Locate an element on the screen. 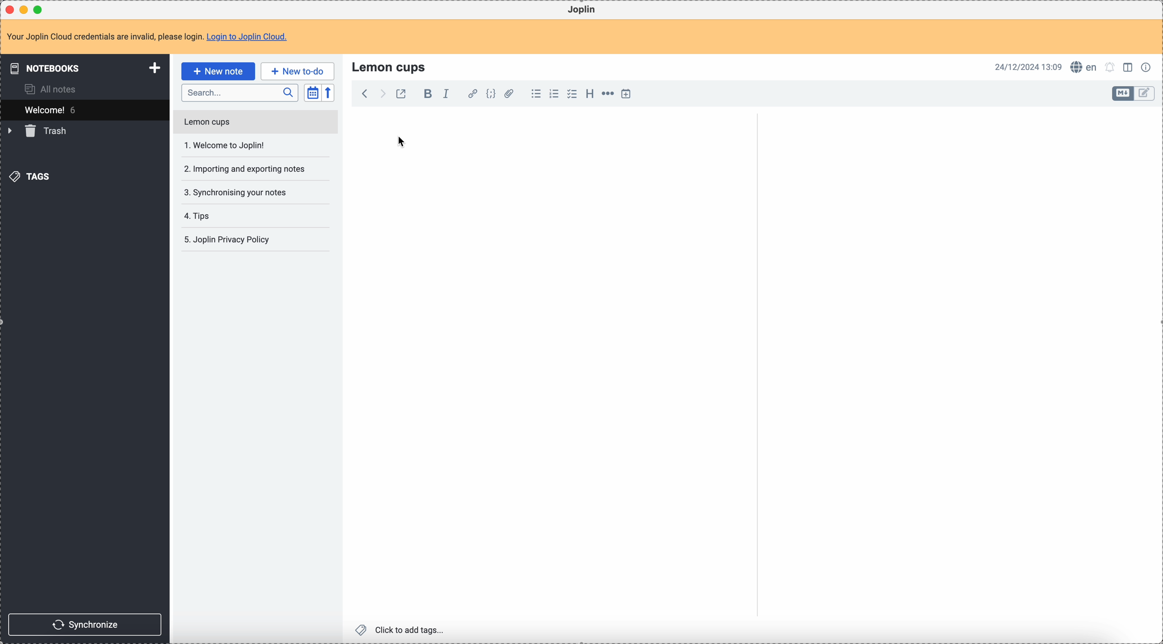 The height and width of the screenshot is (644, 1163). lemon cups is located at coordinates (255, 124).